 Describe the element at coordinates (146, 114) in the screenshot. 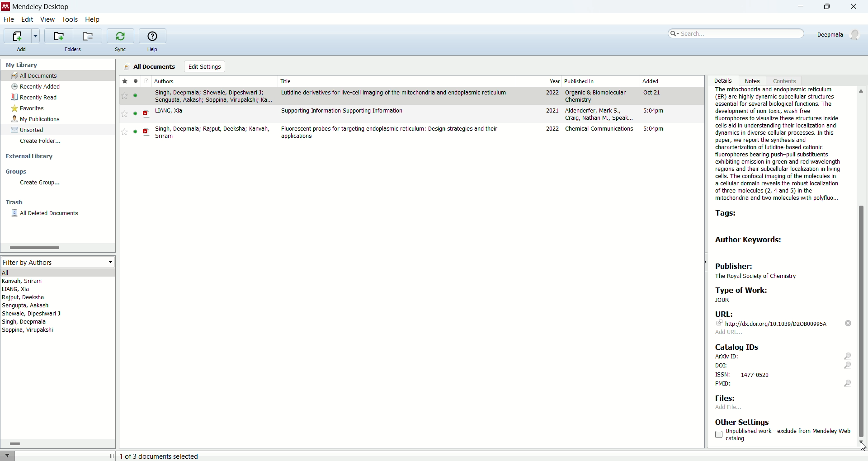

I see `PDF` at that location.